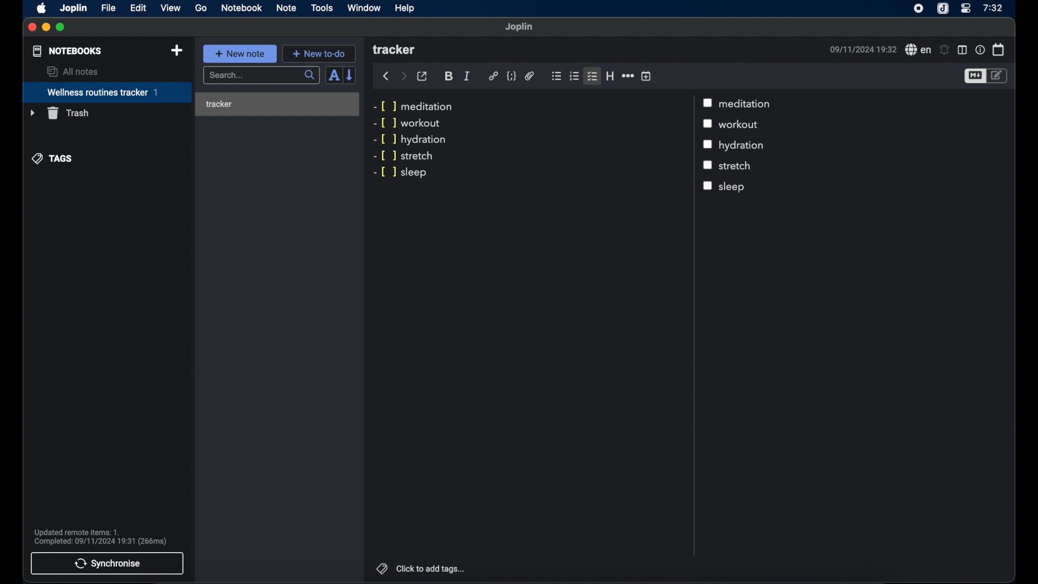  Describe the element at coordinates (404, 172) in the screenshot. I see `- [ ] sleep` at that location.